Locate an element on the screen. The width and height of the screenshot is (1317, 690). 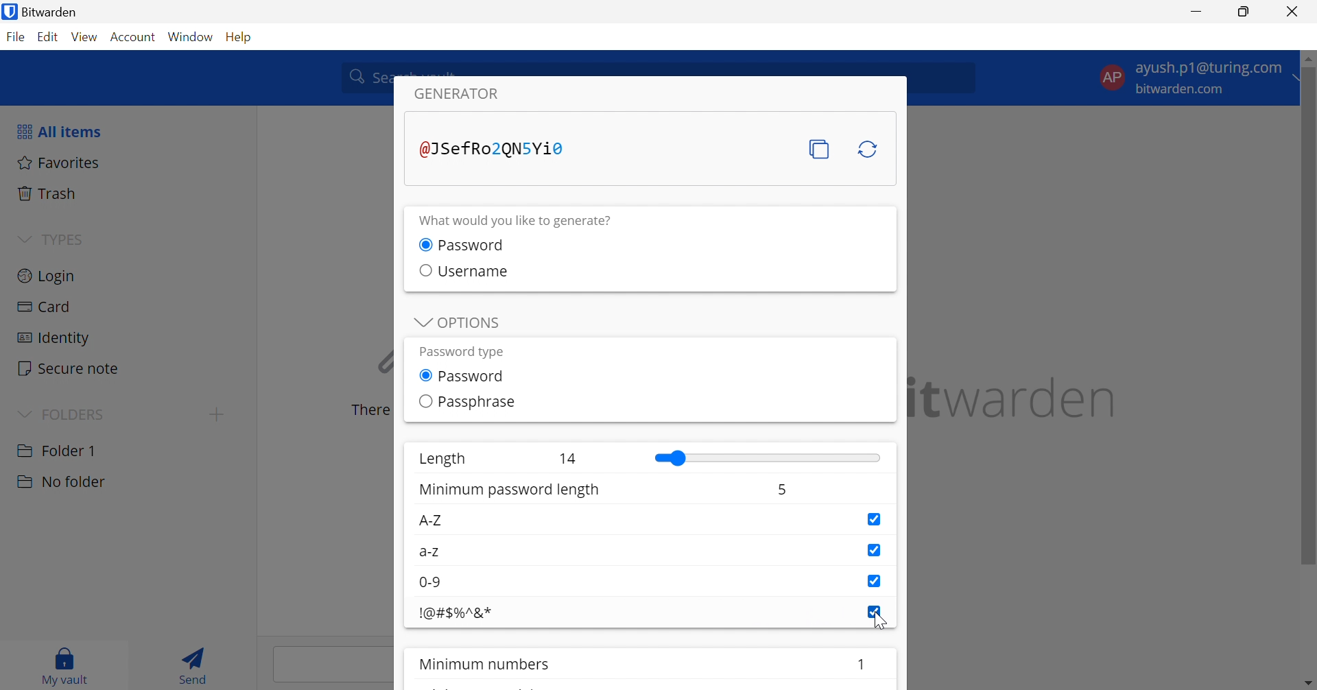
Checkbox is located at coordinates (425, 375).